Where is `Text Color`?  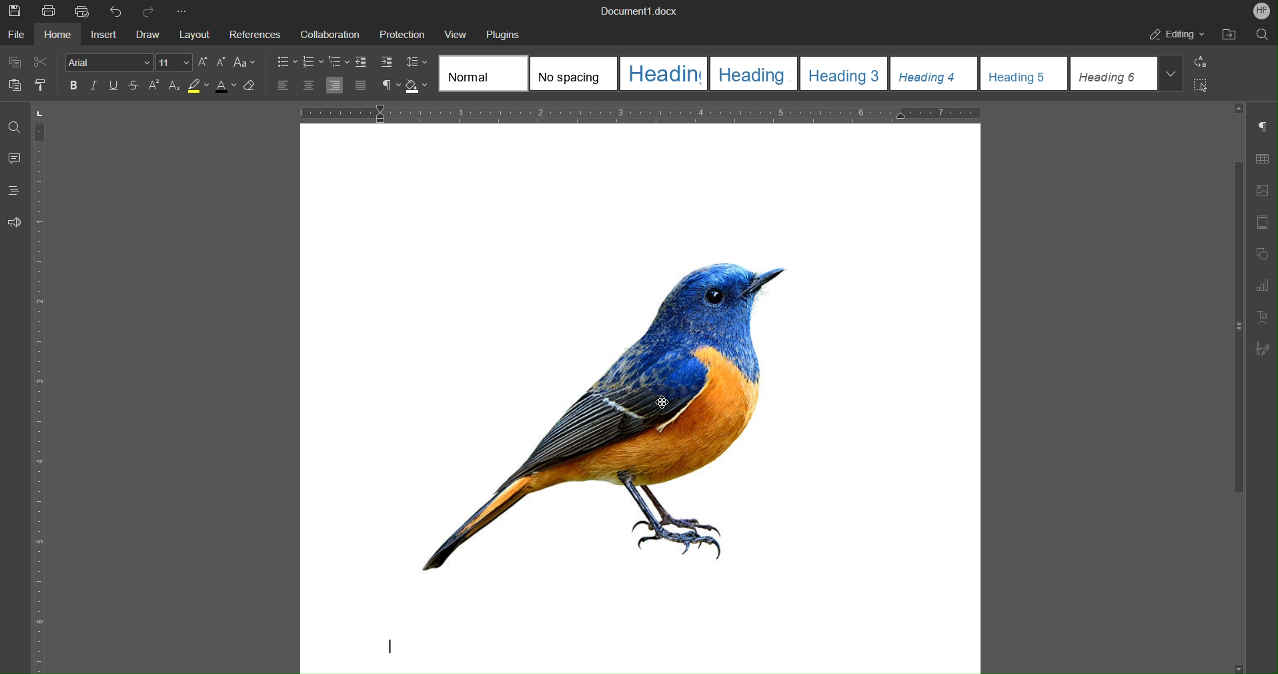
Text Color is located at coordinates (225, 87).